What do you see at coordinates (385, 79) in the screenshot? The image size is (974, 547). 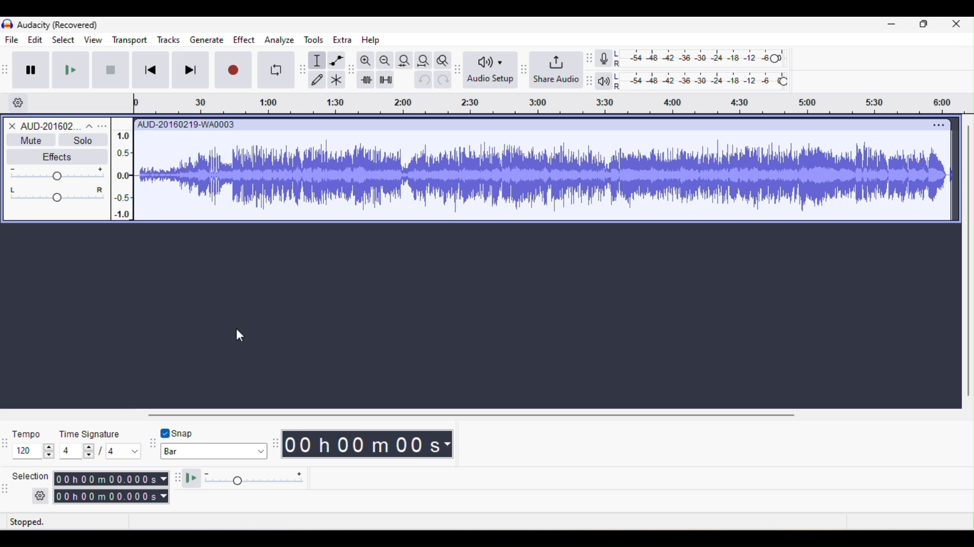 I see `silence audio selection` at bounding box center [385, 79].